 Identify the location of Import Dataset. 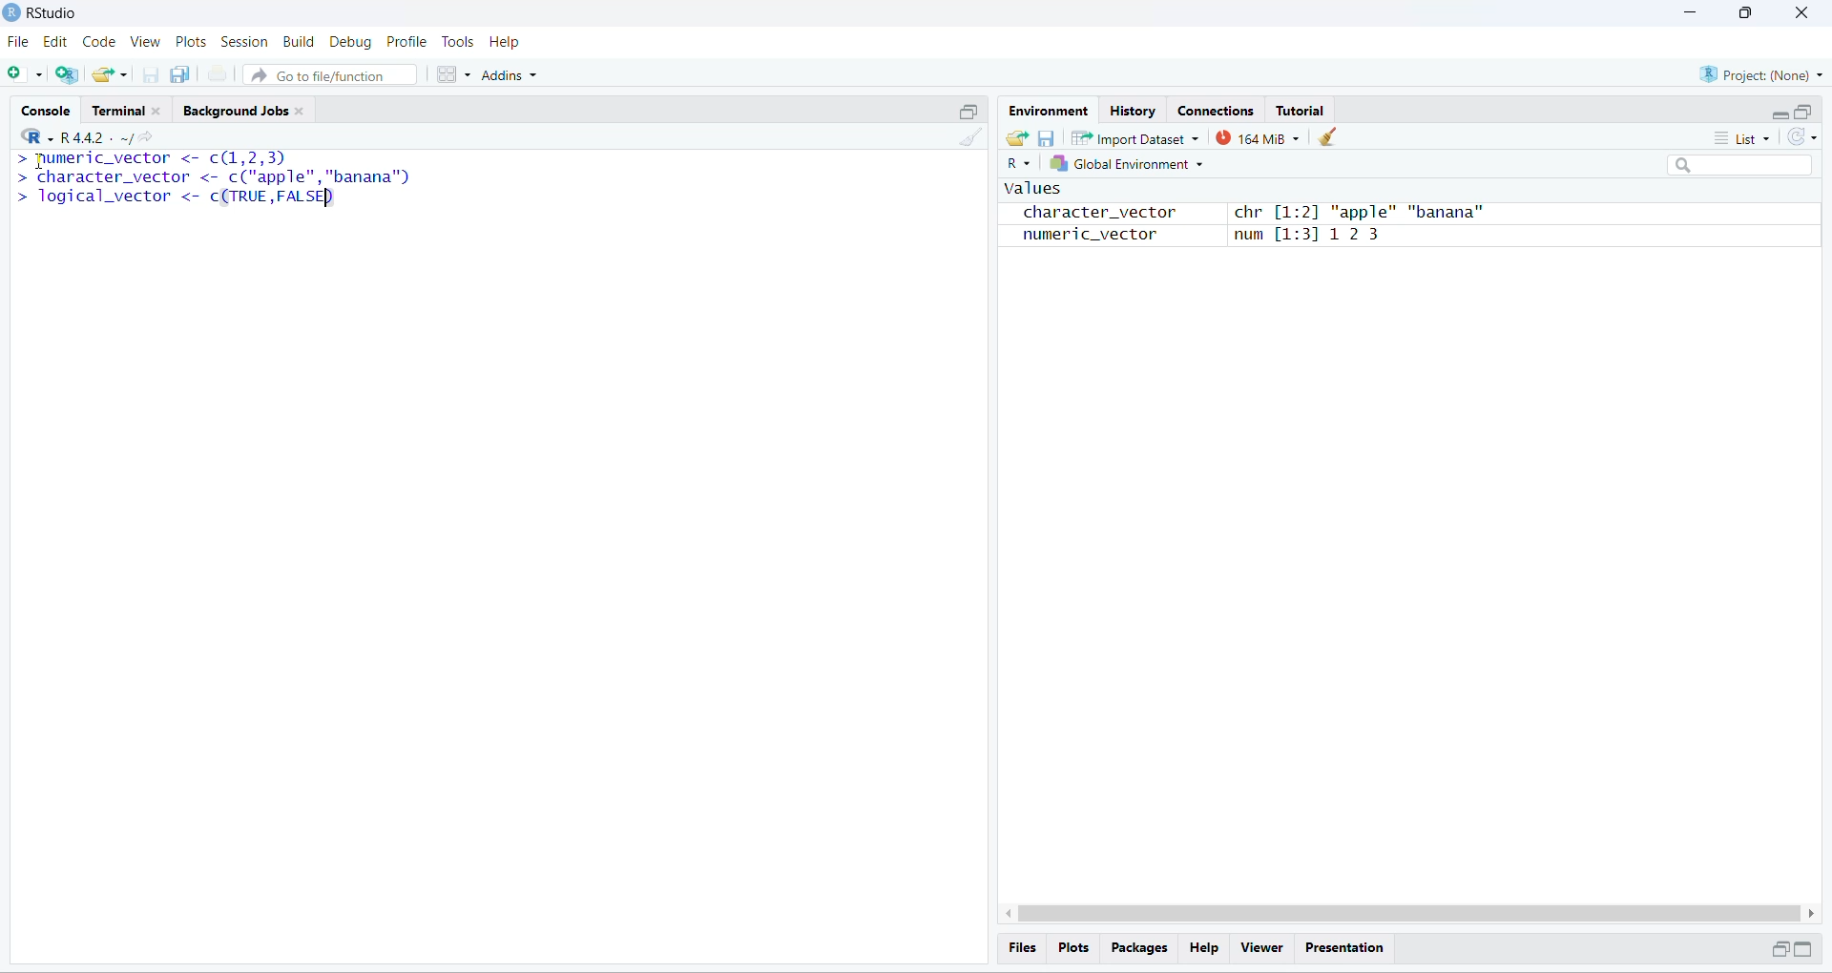
(1134, 138).